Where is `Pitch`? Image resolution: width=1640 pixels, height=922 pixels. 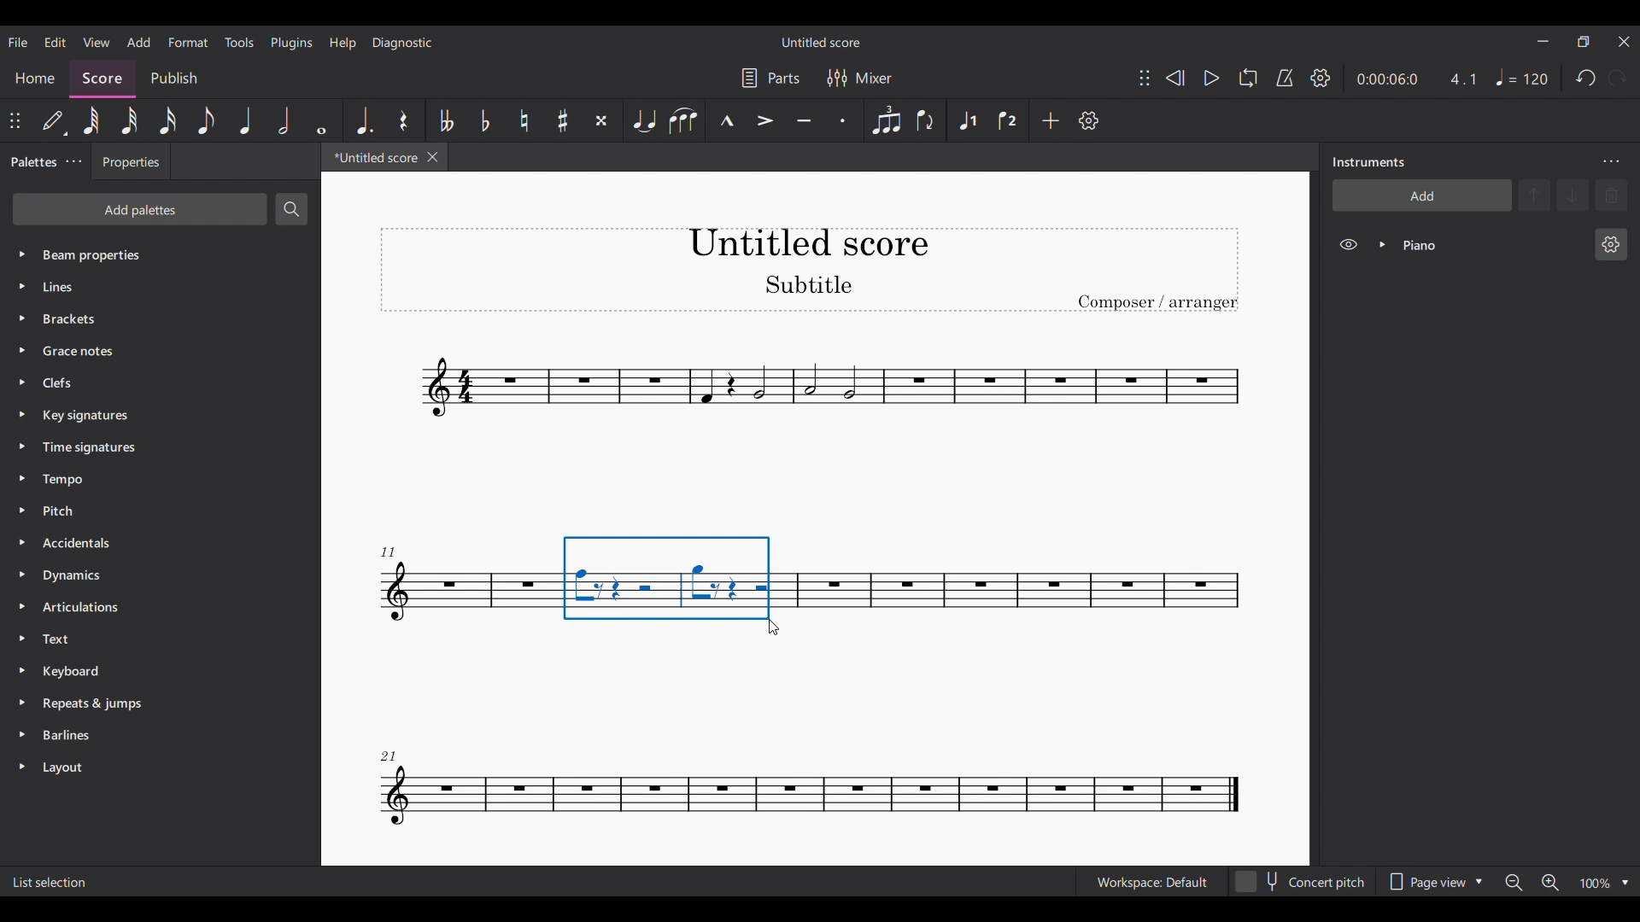 Pitch is located at coordinates (145, 510).